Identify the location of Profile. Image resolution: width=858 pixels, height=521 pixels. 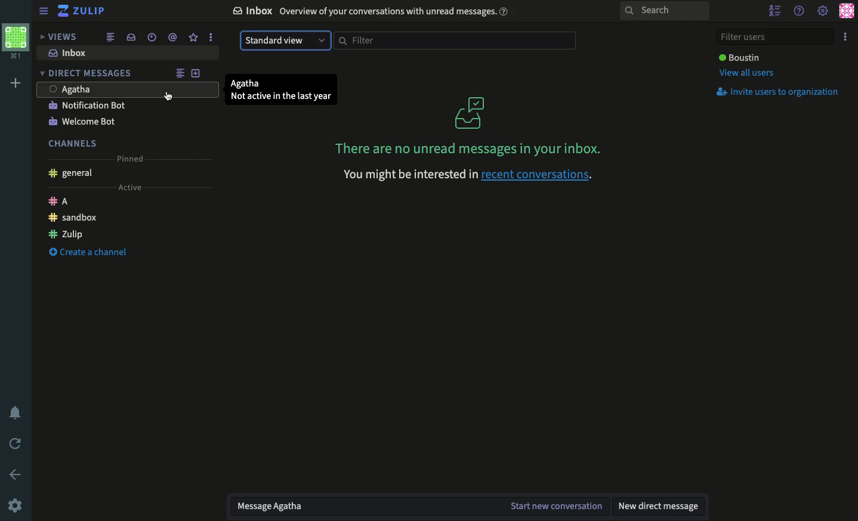
(845, 12).